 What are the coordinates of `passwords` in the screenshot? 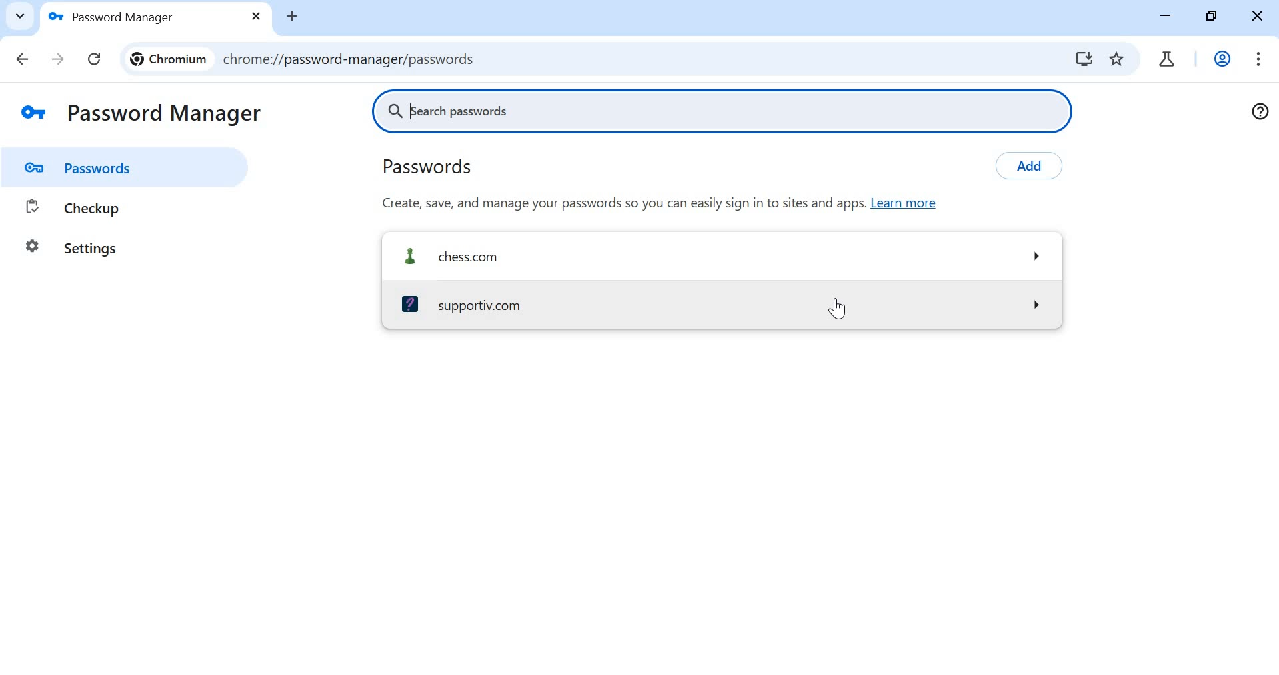 It's located at (131, 168).